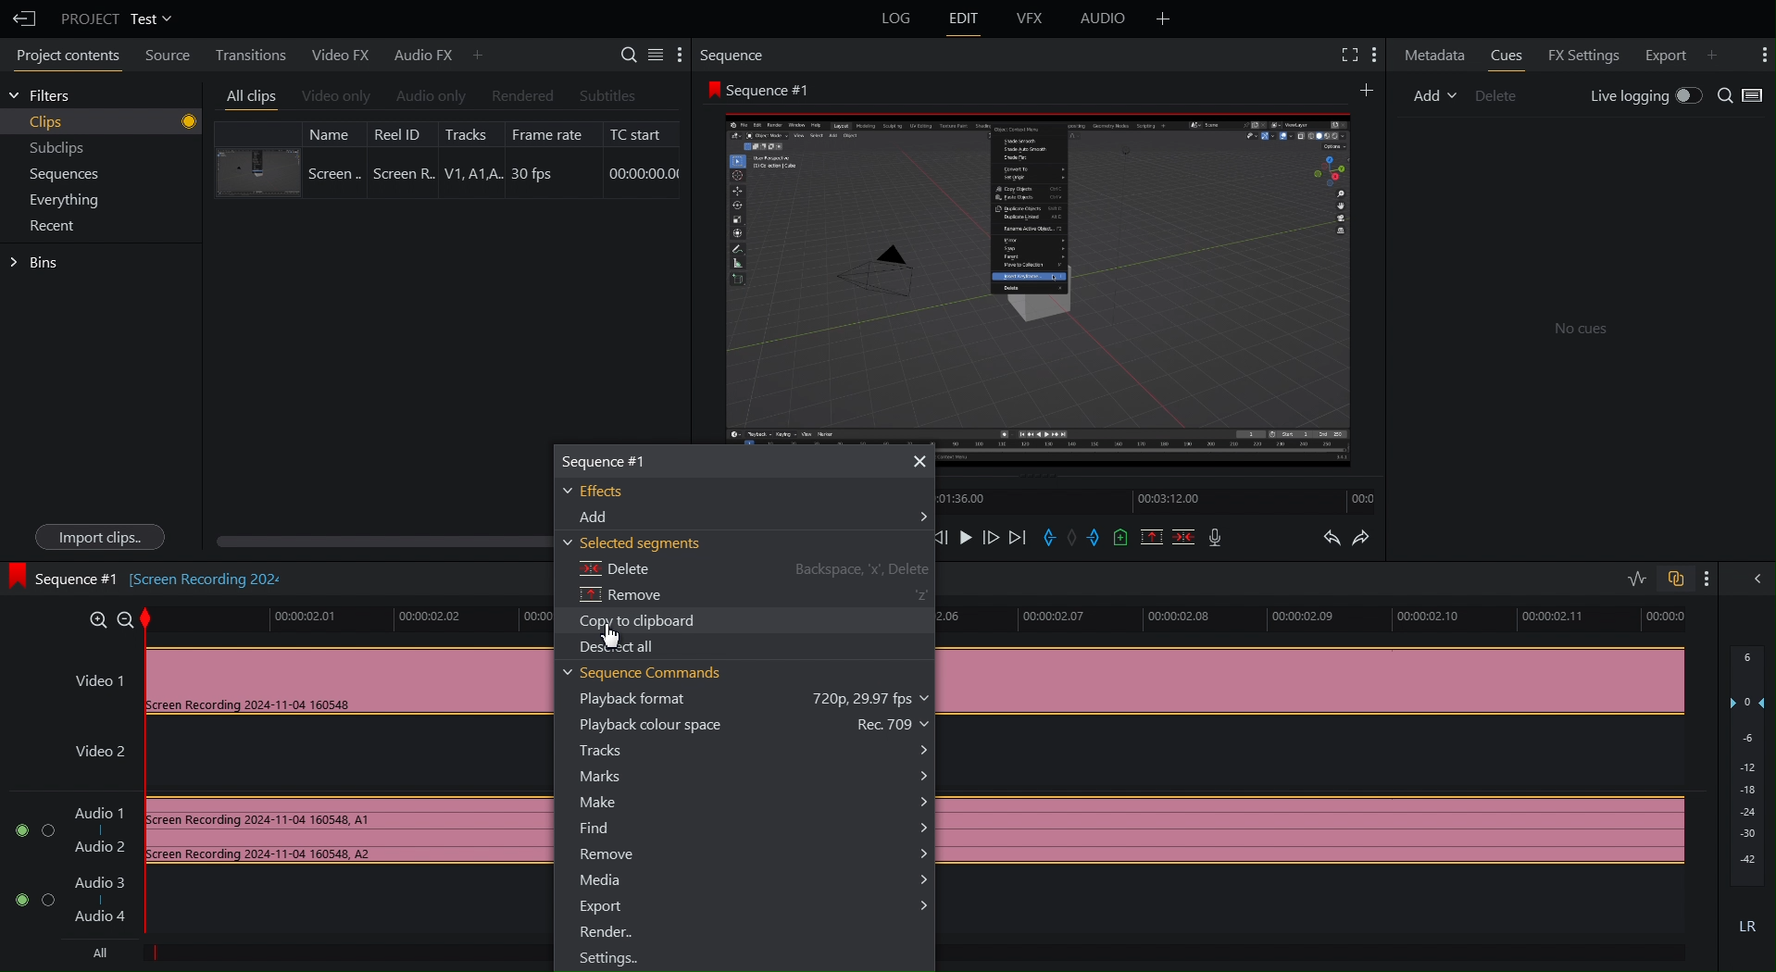 The image size is (1776, 972). I want to click on Audio Levels, so click(1747, 797).